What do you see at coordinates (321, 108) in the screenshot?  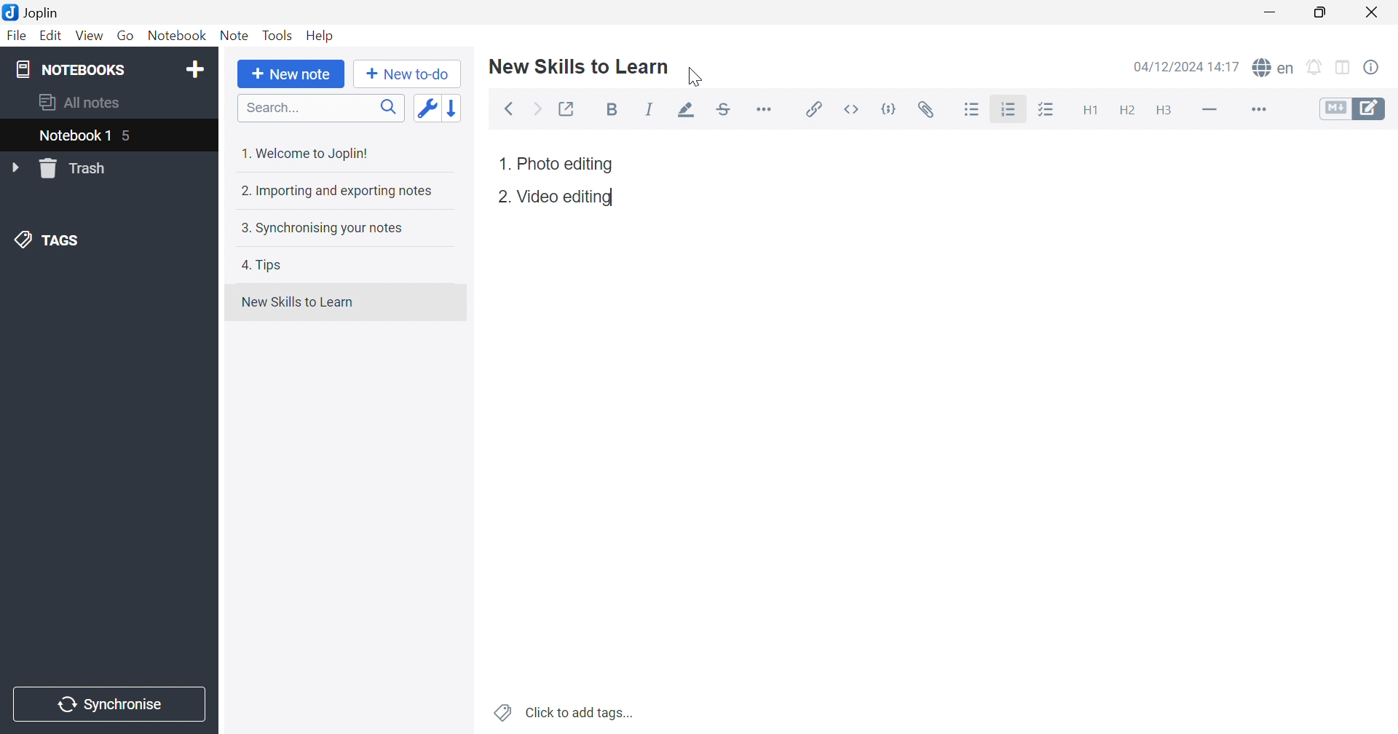 I see `Search...` at bounding box center [321, 108].